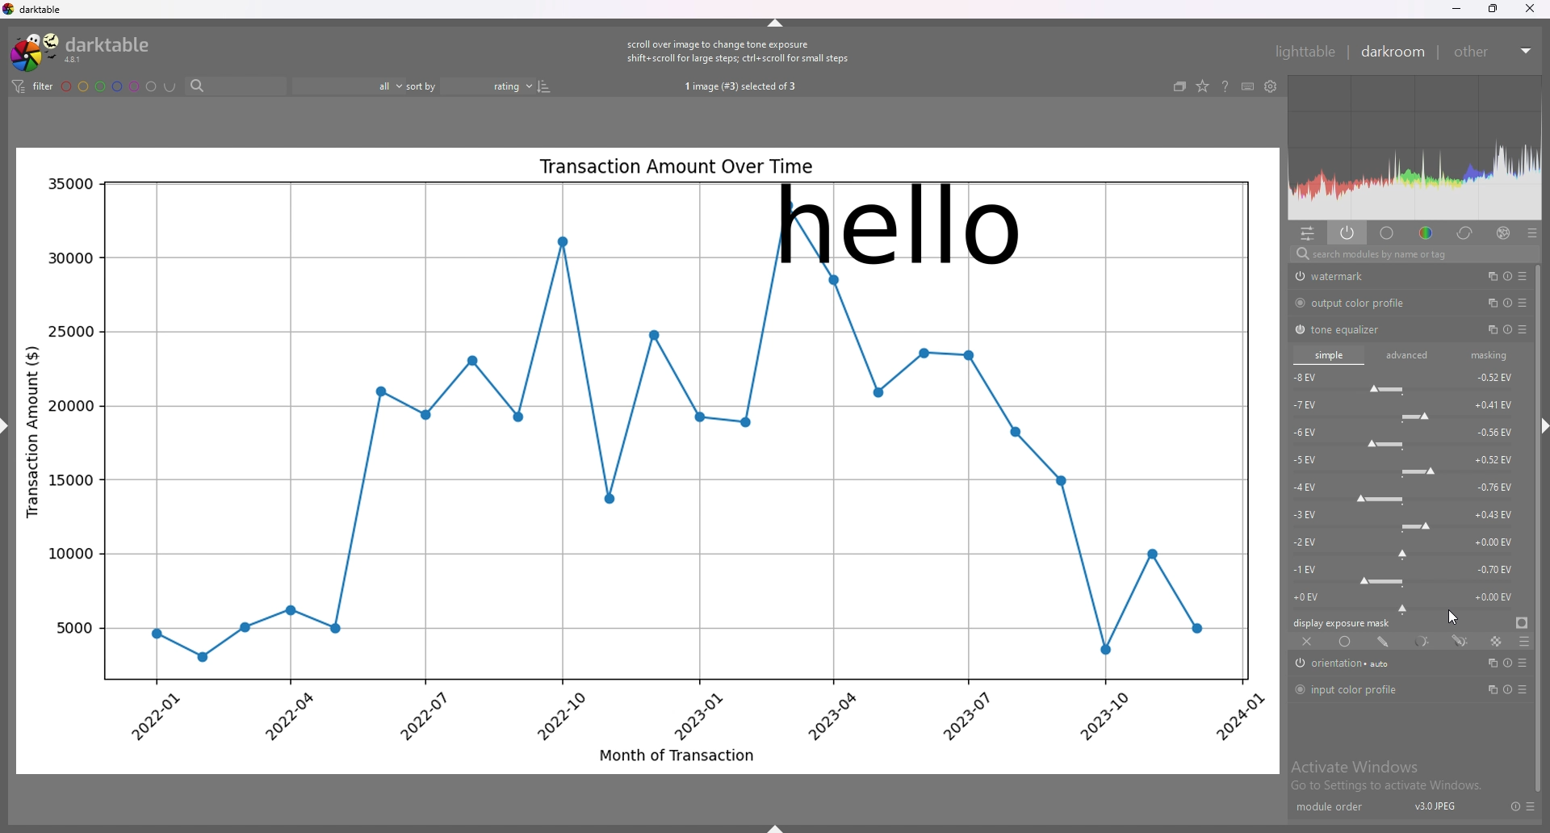  Describe the element at coordinates (1343, 622) in the screenshot. I see `display exposure mask` at that location.